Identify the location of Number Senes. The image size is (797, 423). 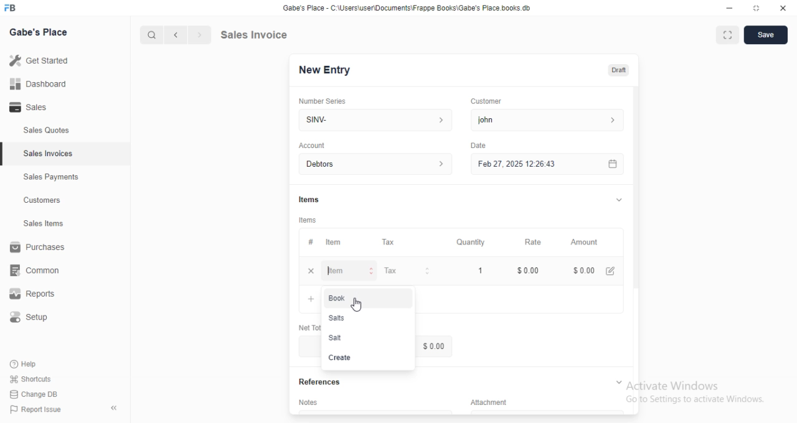
(327, 100).